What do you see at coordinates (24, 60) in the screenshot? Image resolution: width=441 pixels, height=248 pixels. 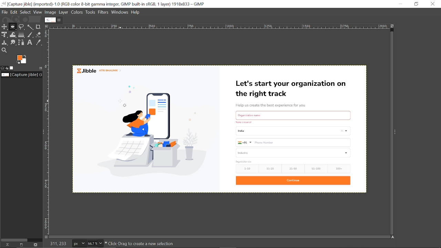 I see `The active background color` at bounding box center [24, 60].